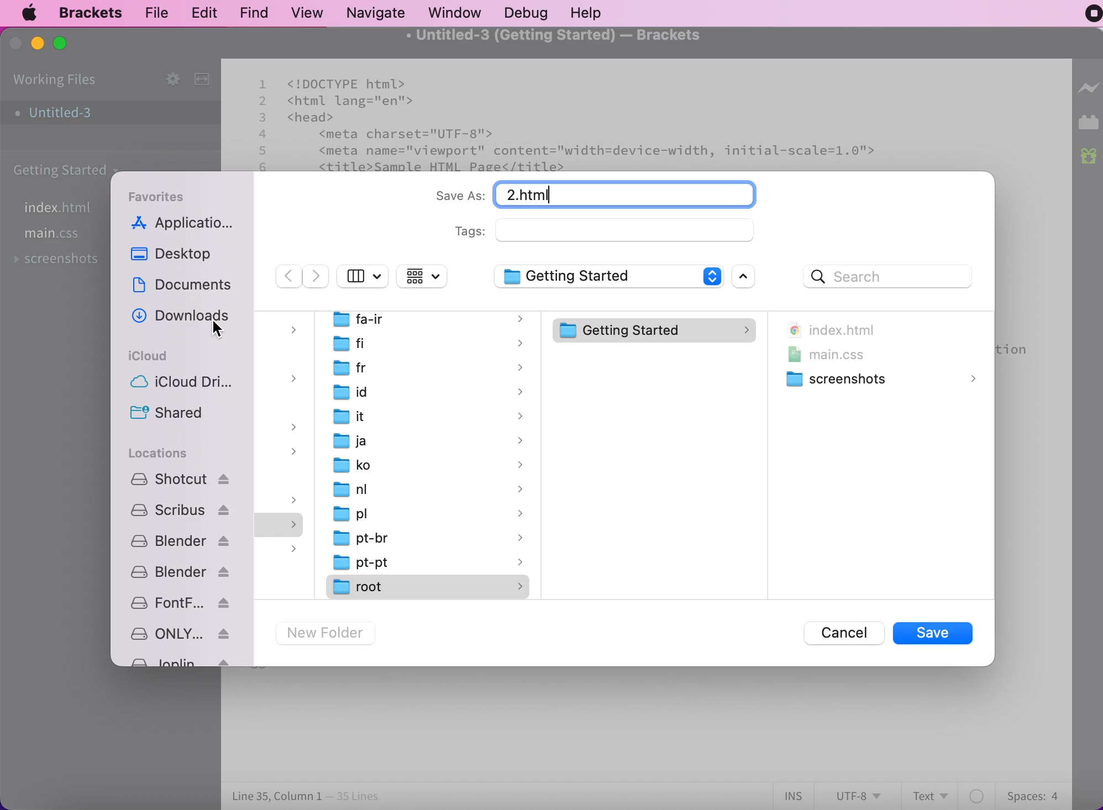 The width and height of the screenshot is (1103, 810). Describe the element at coordinates (1087, 154) in the screenshot. I see `new builds of bracket available` at that location.